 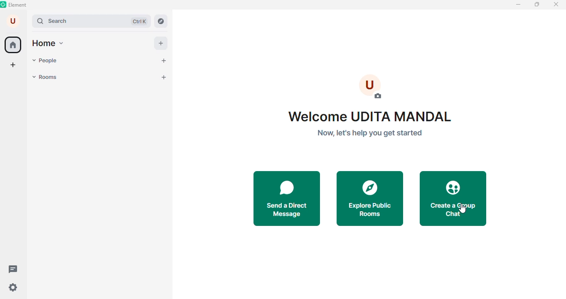 I want to click on threads, so click(x=13, y=269).